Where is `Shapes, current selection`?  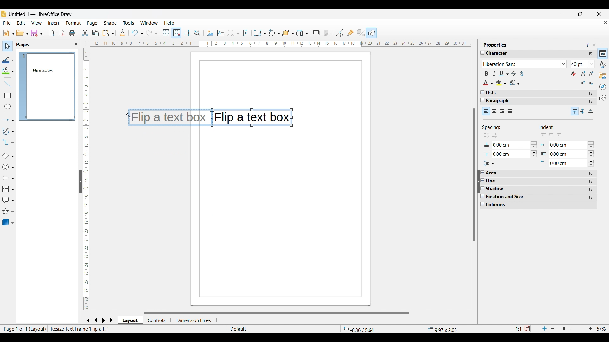
Shapes, current selection is located at coordinates (371, 33).